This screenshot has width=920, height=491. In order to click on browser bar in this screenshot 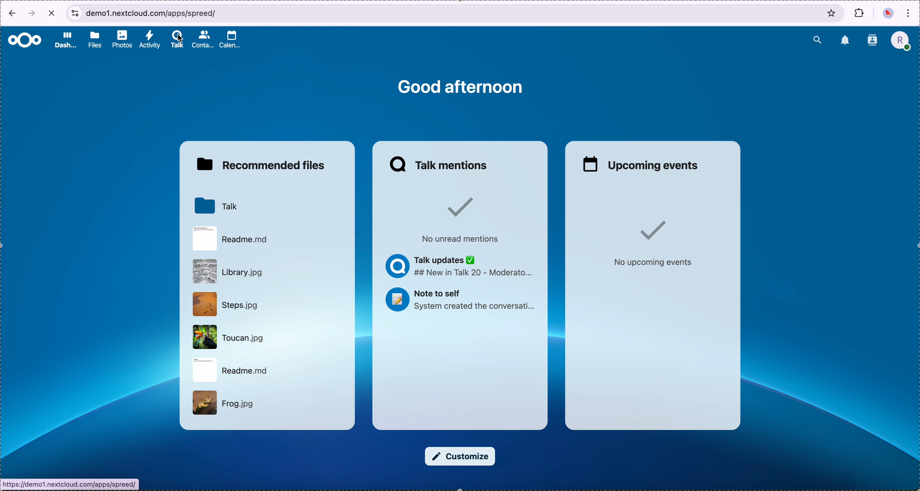, I will do `click(457, 14)`.